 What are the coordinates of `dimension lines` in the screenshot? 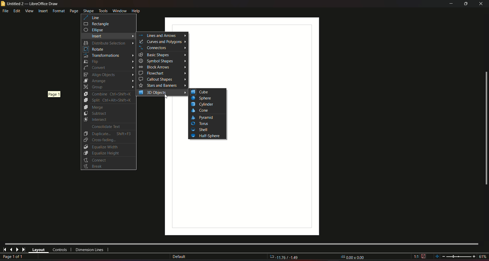 It's located at (90, 251).